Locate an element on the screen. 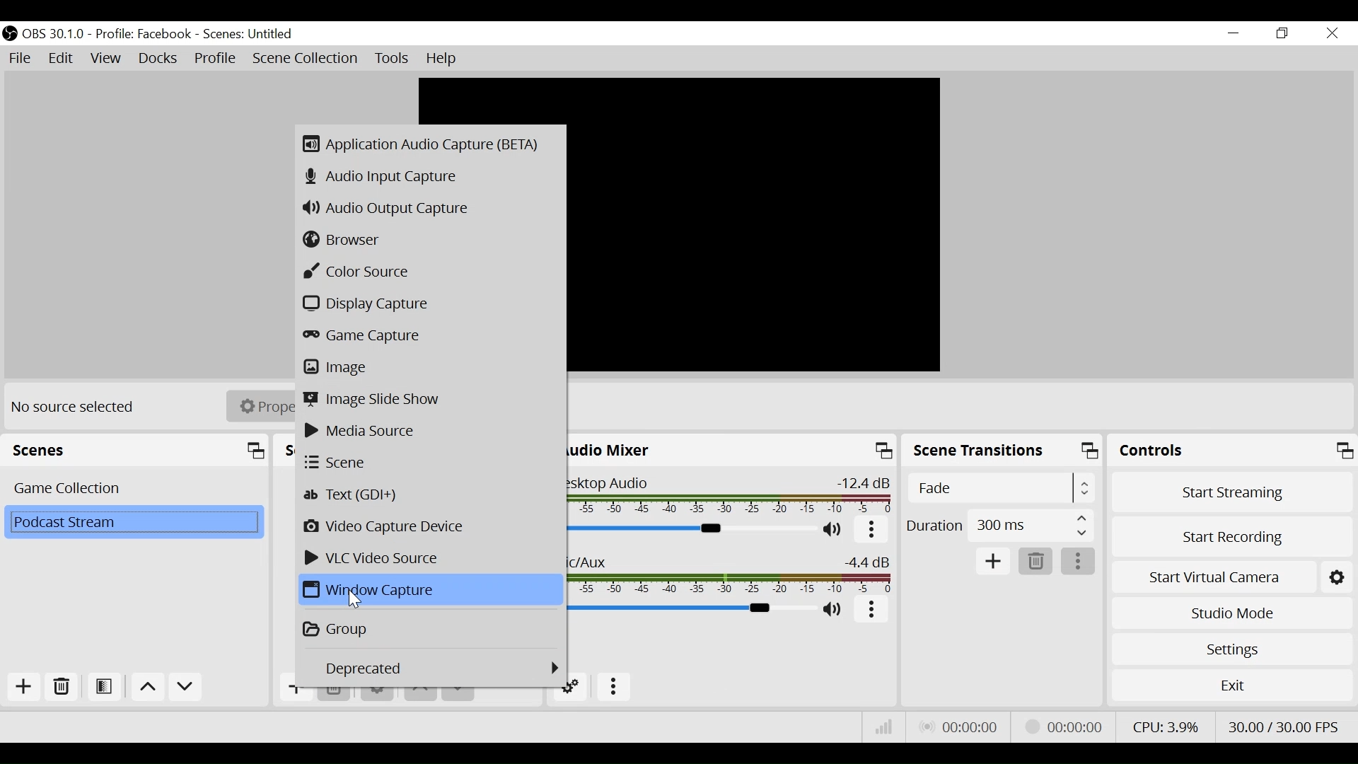 Image resolution: width=1358 pixels, height=764 pixels. More options is located at coordinates (872, 613).